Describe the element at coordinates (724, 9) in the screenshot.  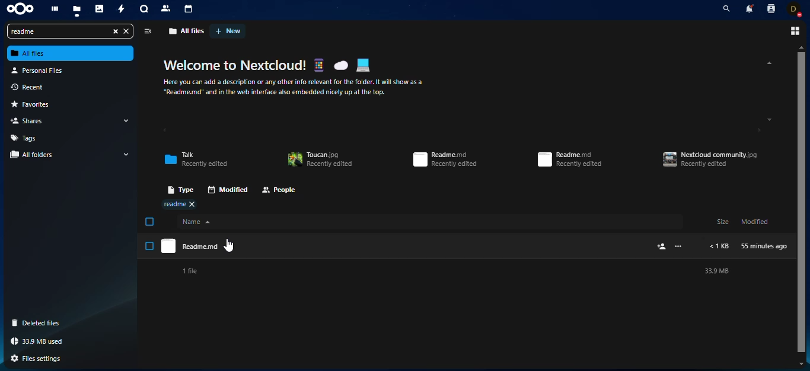
I see `search` at that location.